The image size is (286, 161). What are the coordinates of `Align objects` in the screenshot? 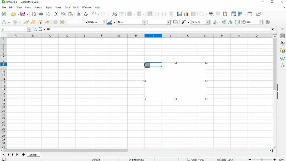 It's located at (16, 22).